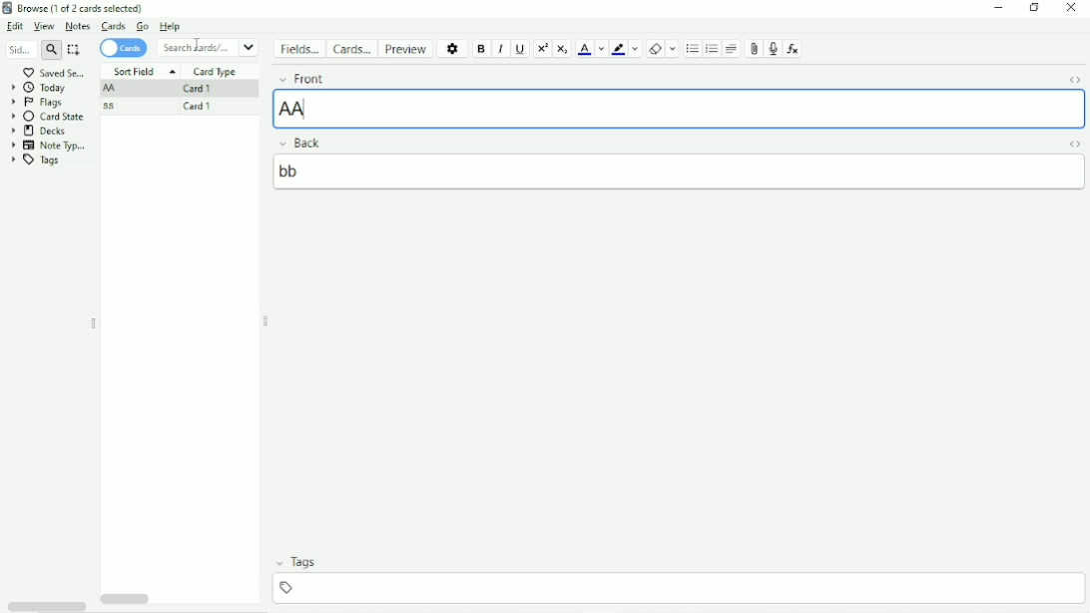  I want to click on edit front, so click(681, 108).